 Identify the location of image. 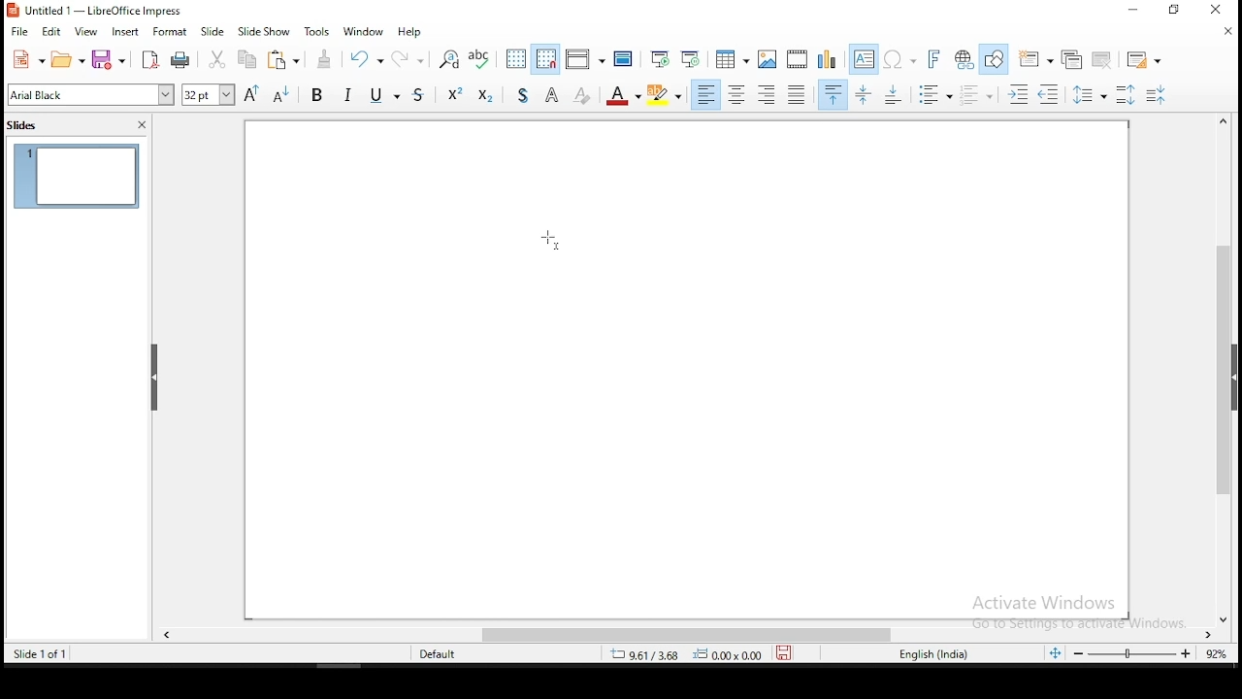
(768, 59).